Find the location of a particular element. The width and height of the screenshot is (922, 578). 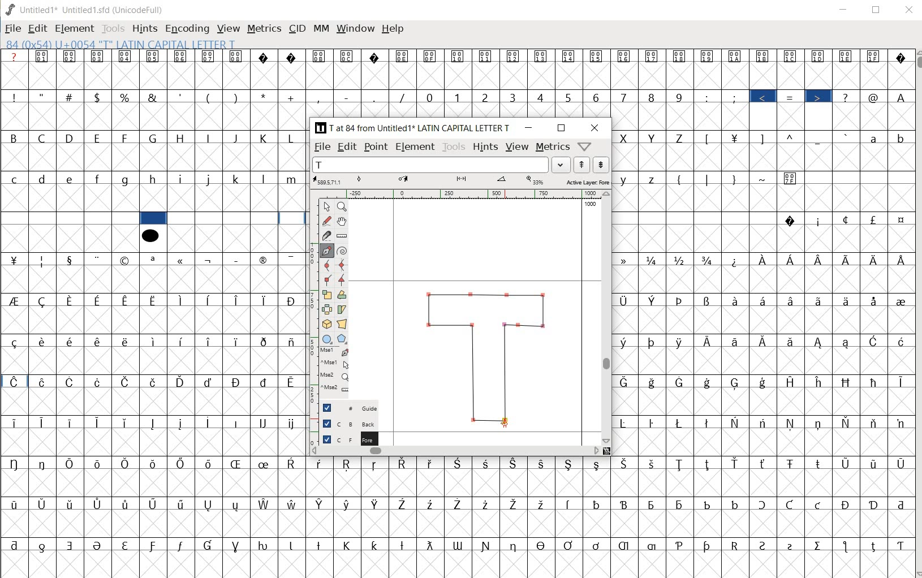

Symbol is located at coordinates (874, 342).